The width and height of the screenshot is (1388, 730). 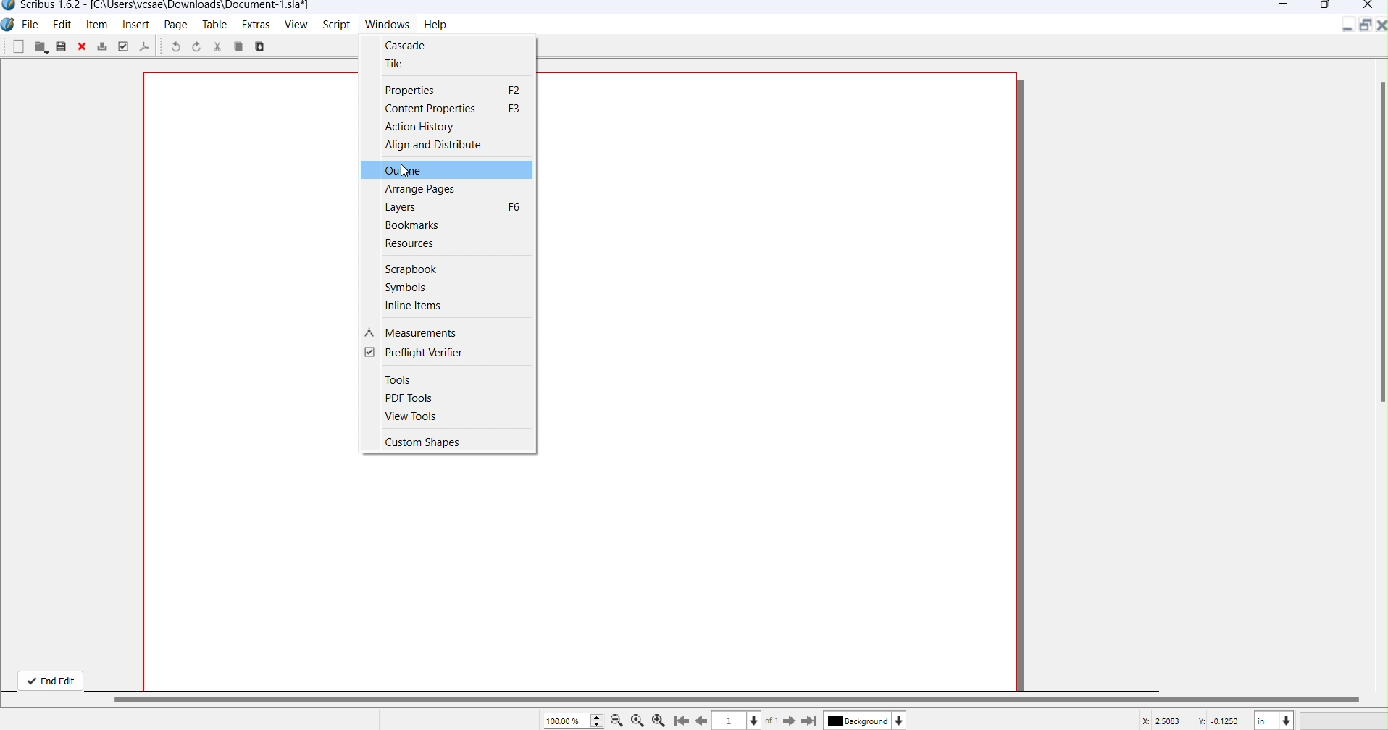 I want to click on Content Properties, so click(x=453, y=109).